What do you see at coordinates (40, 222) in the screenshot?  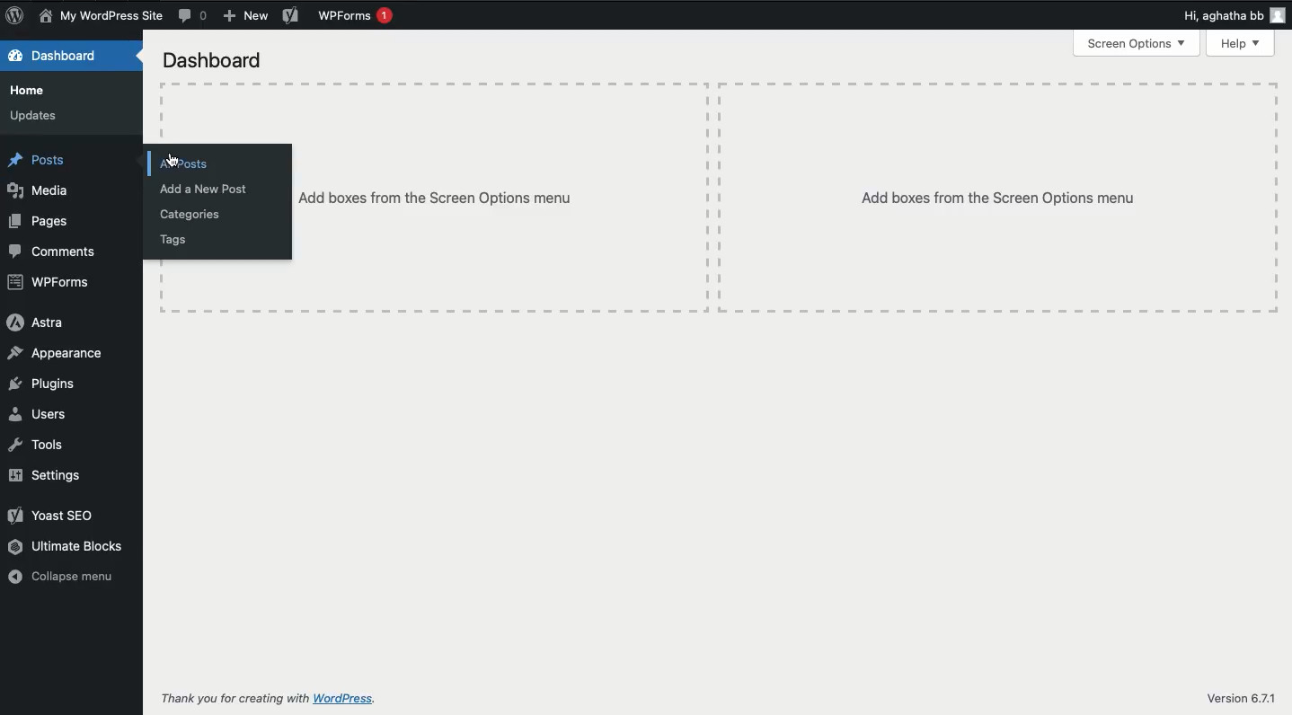 I see `Pages` at bounding box center [40, 222].